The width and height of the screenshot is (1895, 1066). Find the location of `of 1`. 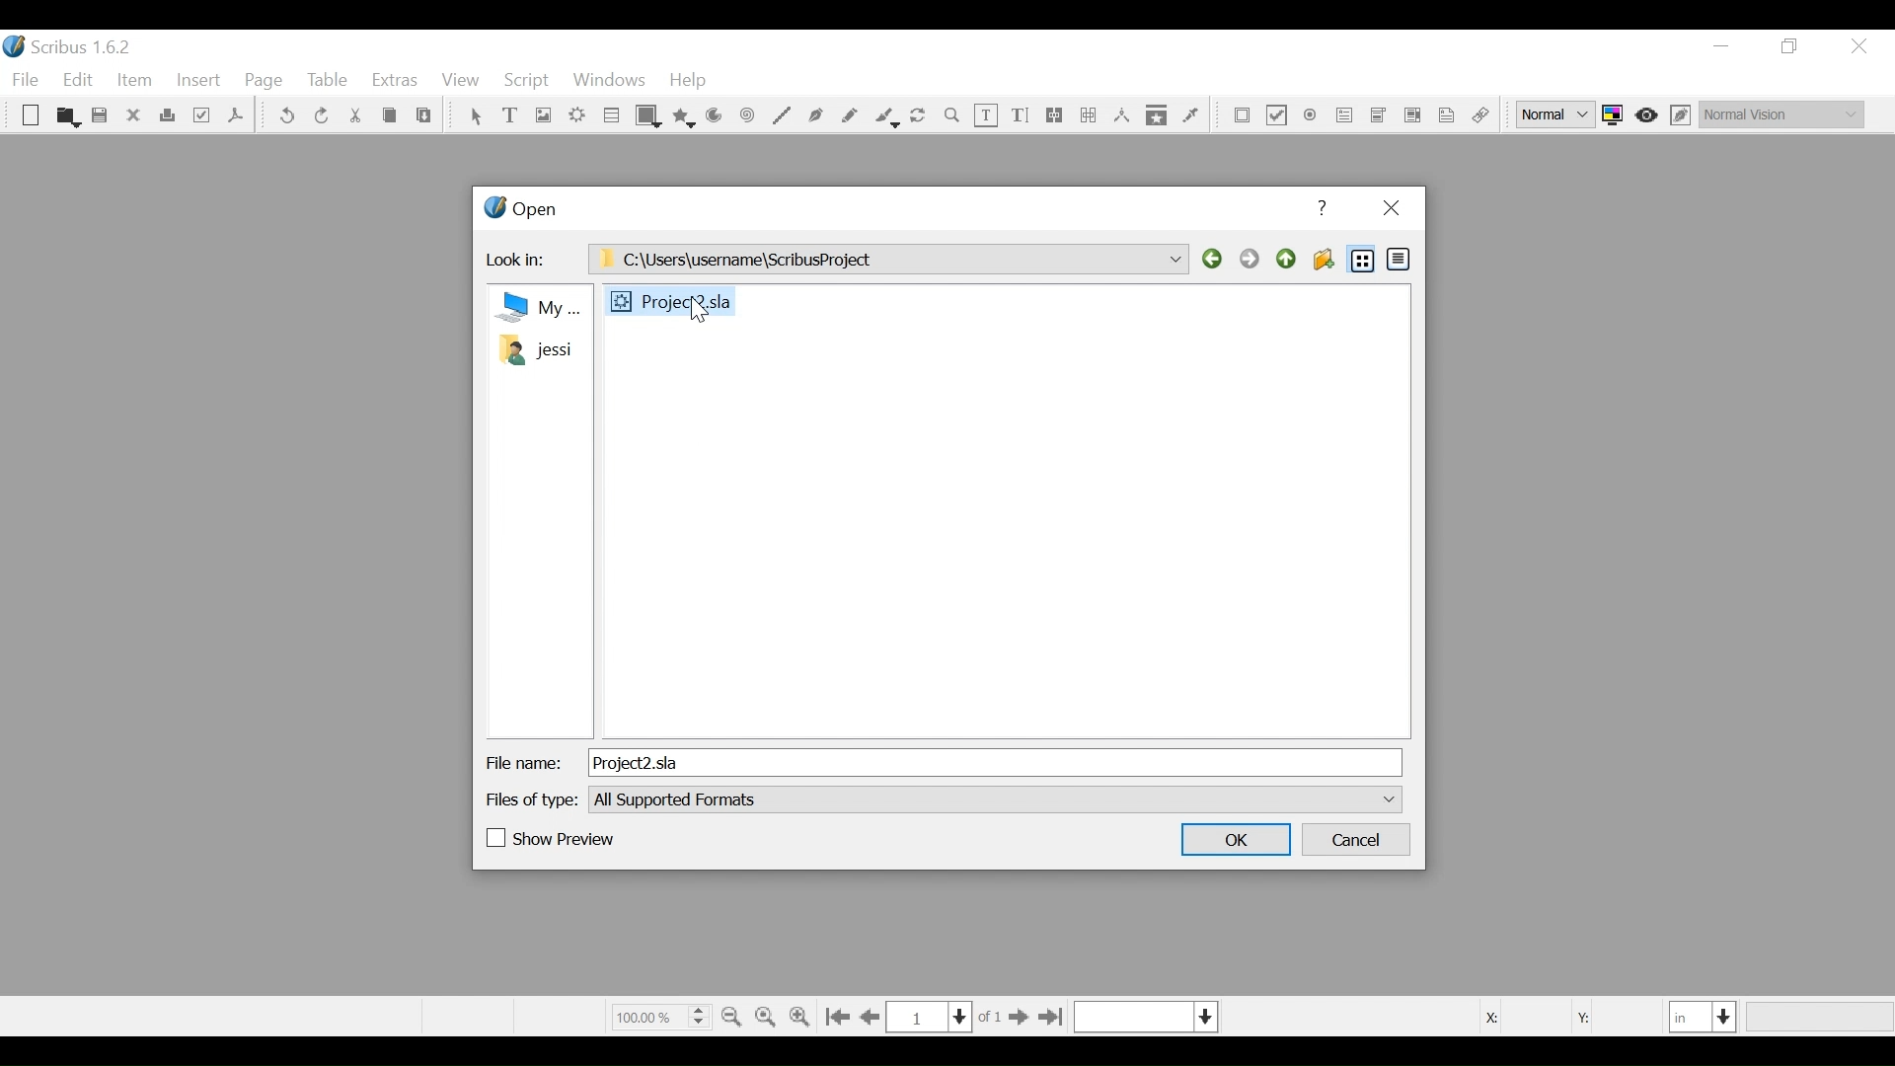

of 1 is located at coordinates (987, 1018).